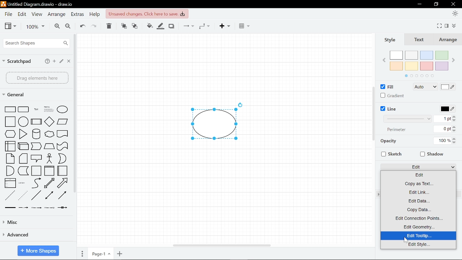  I want to click on Edit data, so click(418, 201).